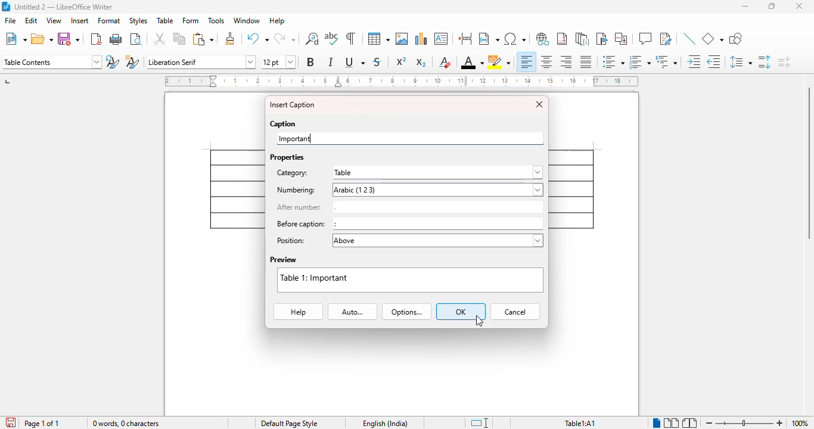 Image resolution: width=814 pixels, height=429 pixels. I want to click on form, so click(190, 20).